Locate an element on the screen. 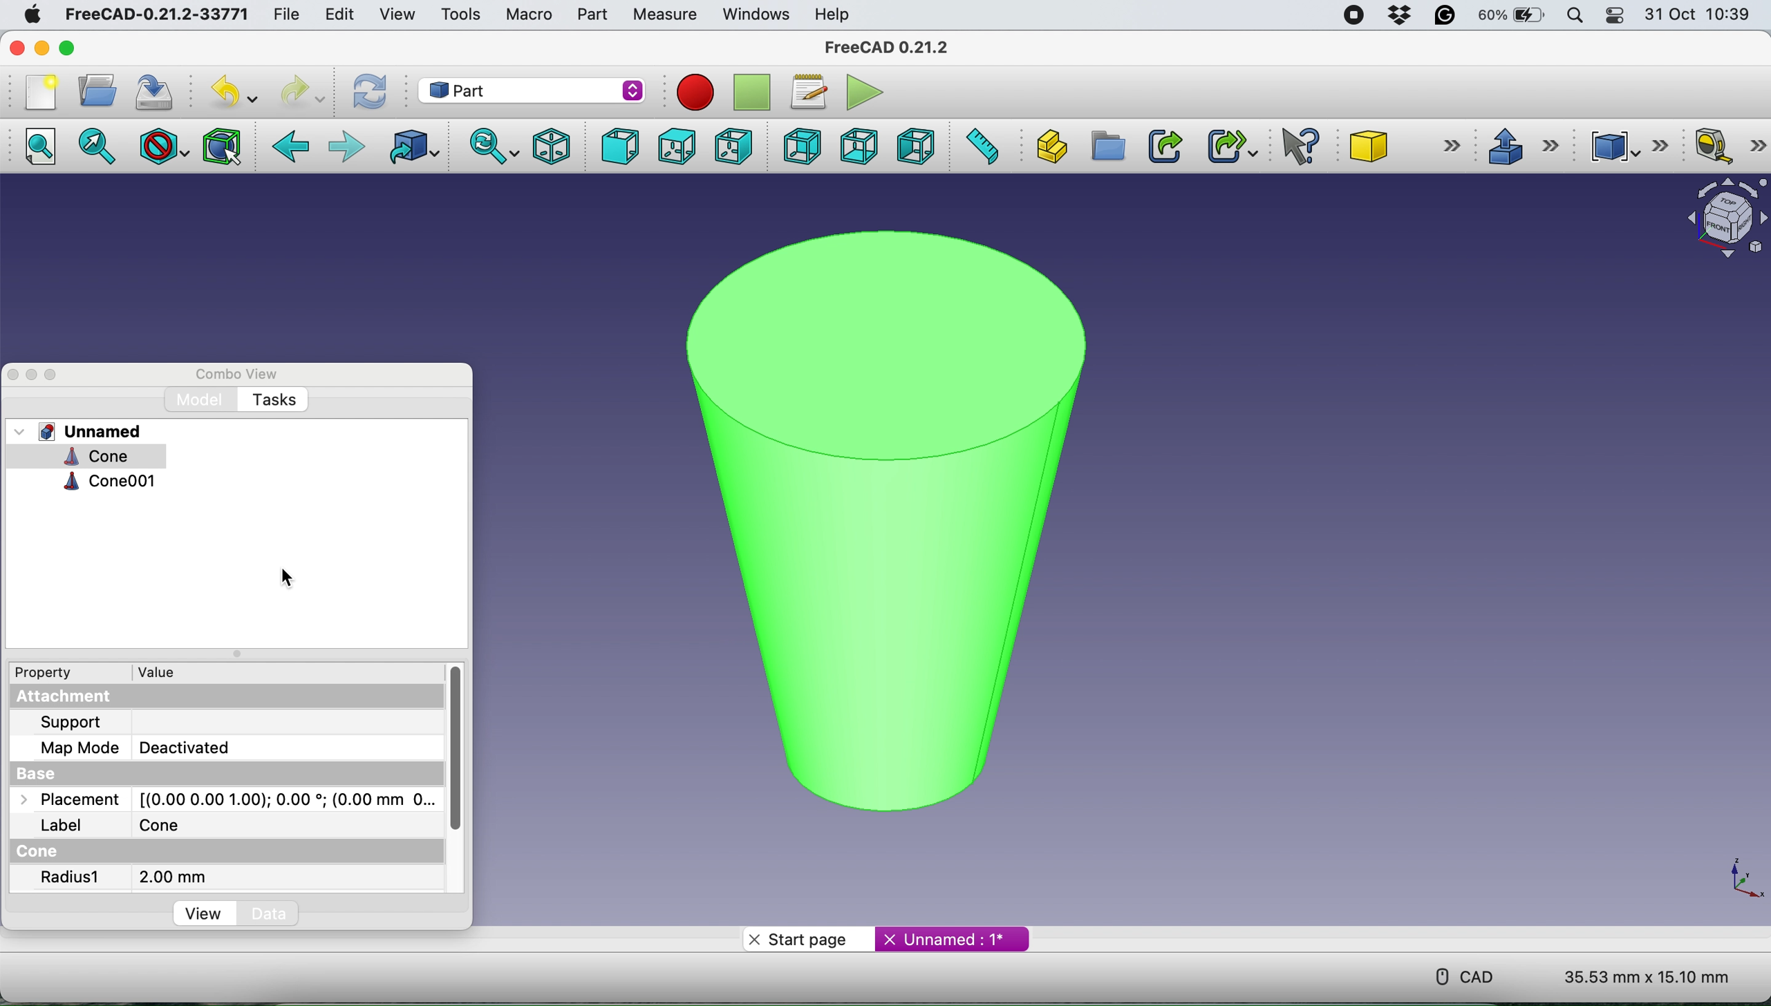  map mode: Deactivated is located at coordinates (151, 748).